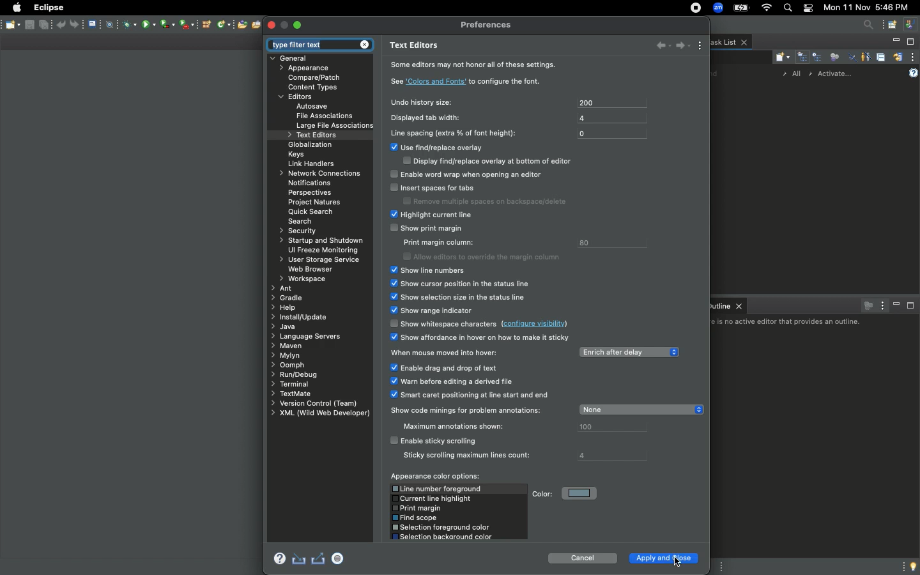  Describe the element at coordinates (468, 418) in the screenshot. I see `Show code minings for problem annotations` at that location.